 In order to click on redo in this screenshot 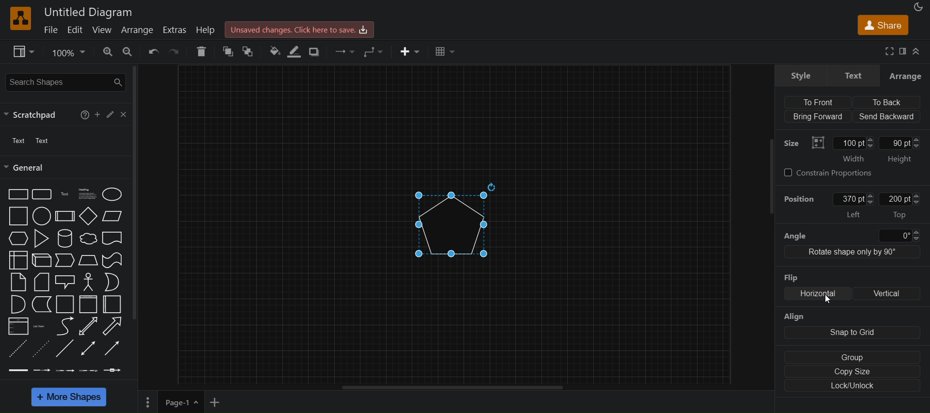, I will do `click(175, 53)`.